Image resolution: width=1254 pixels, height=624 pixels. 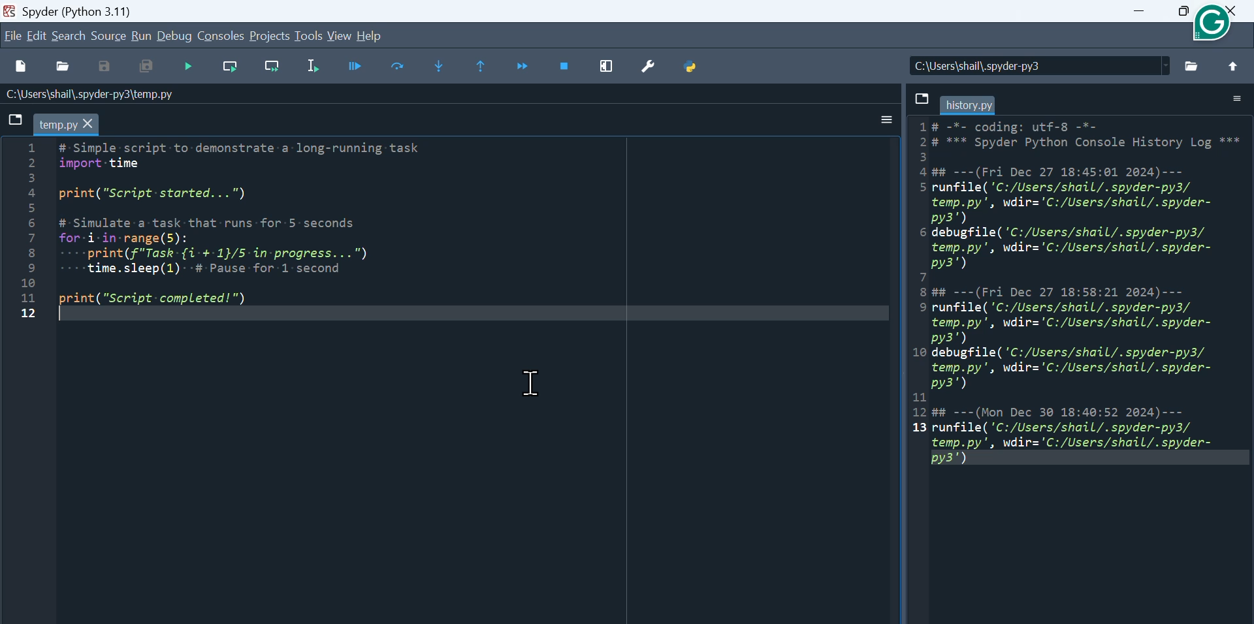 What do you see at coordinates (231, 68) in the screenshot?
I see `Run current line` at bounding box center [231, 68].